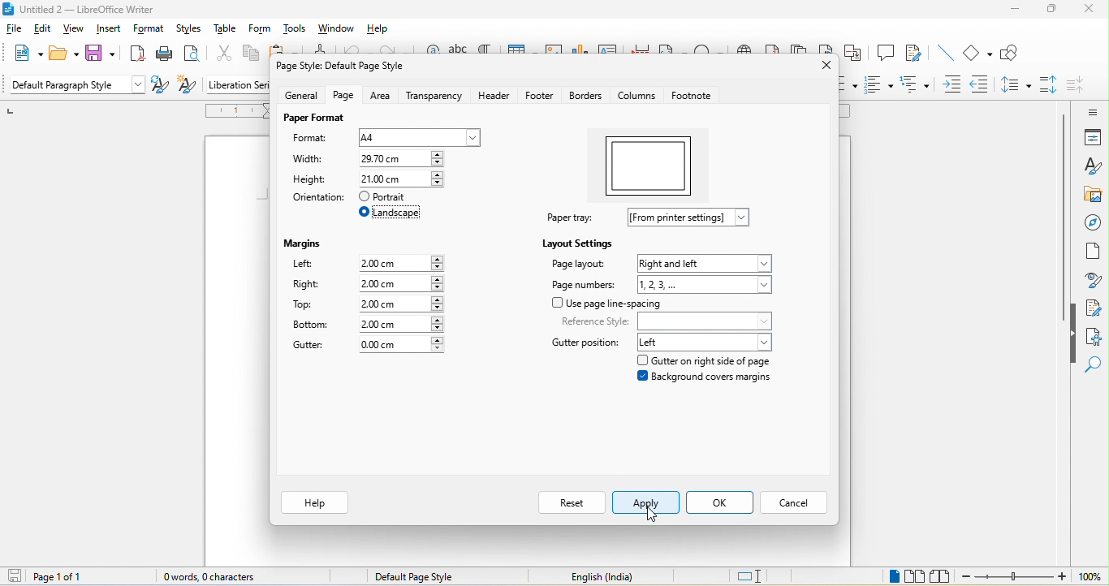 The height and width of the screenshot is (586, 1109). What do you see at coordinates (1073, 334) in the screenshot?
I see `hide` at bounding box center [1073, 334].